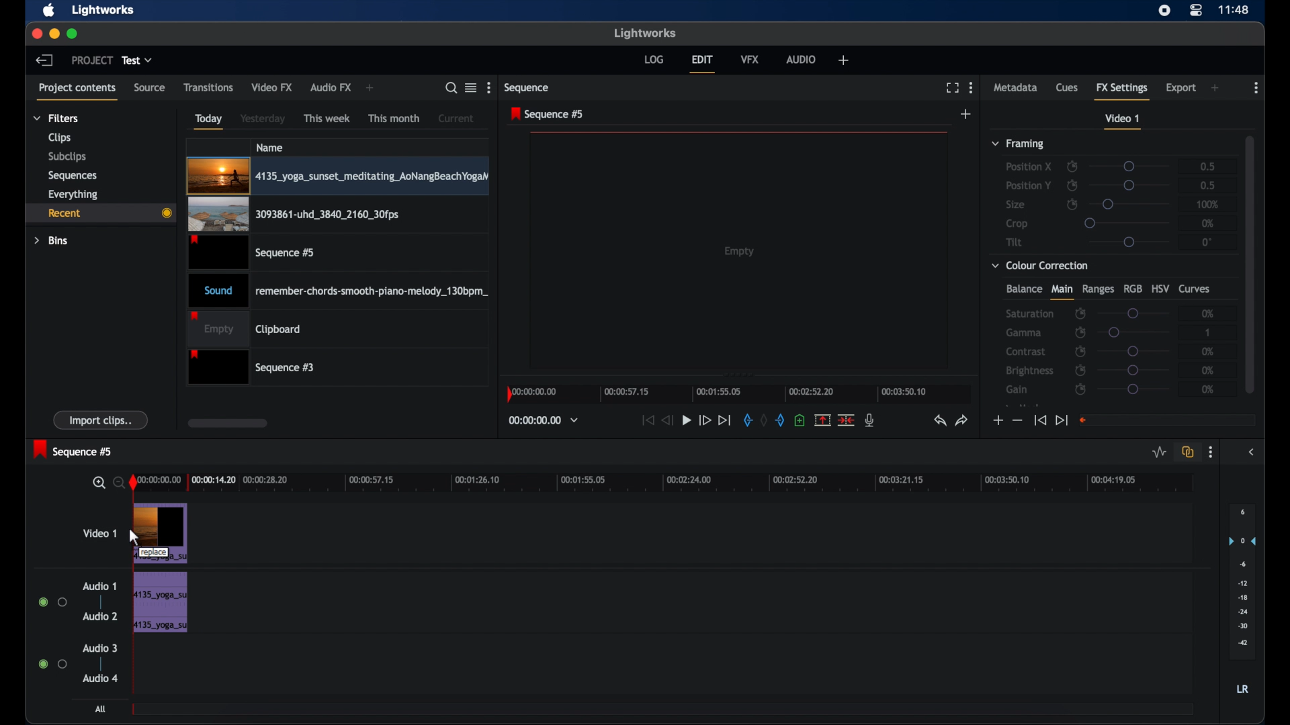 This screenshot has height=725, width=1290. What do you see at coordinates (328, 117) in the screenshot?
I see `this week` at bounding box center [328, 117].